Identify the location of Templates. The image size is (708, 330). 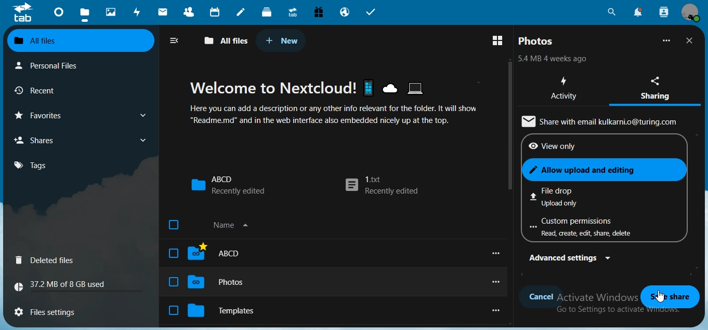
(214, 310).